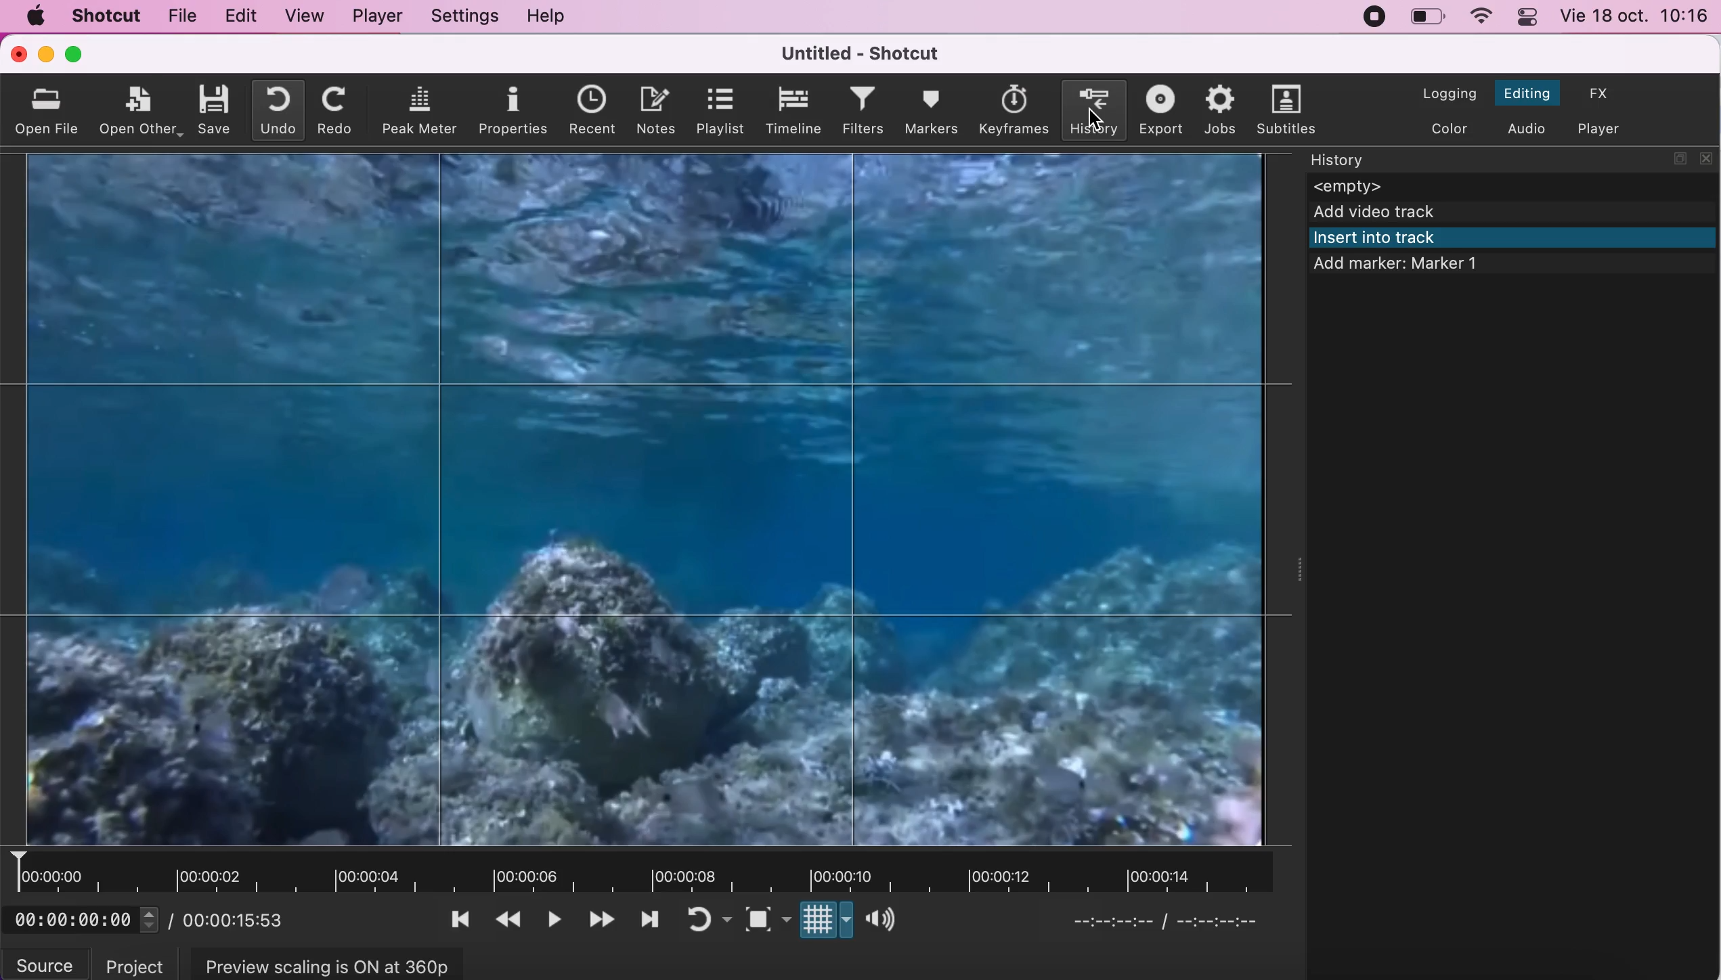 This screenshot has width=1721, height=980. I want to click on Vie 18 oct., so click(1603, 16).